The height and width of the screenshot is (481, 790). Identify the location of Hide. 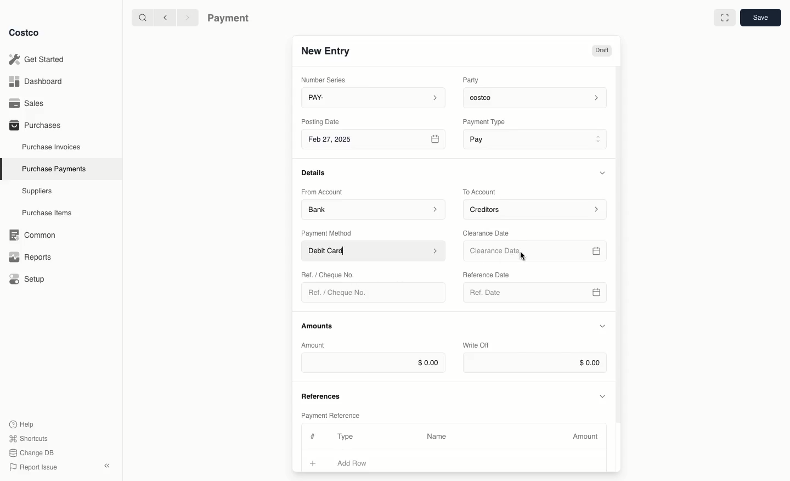
(604, 172).